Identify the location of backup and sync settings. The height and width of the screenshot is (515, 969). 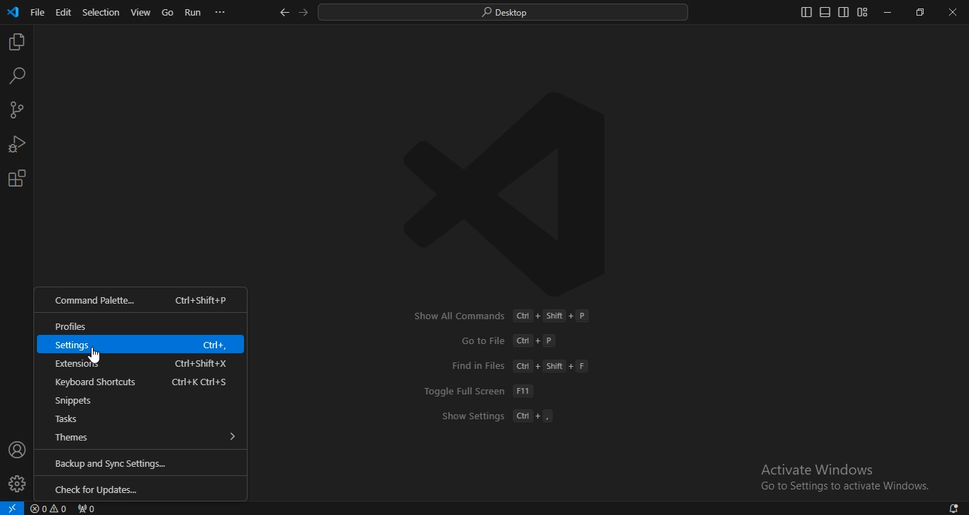
(119, 465).